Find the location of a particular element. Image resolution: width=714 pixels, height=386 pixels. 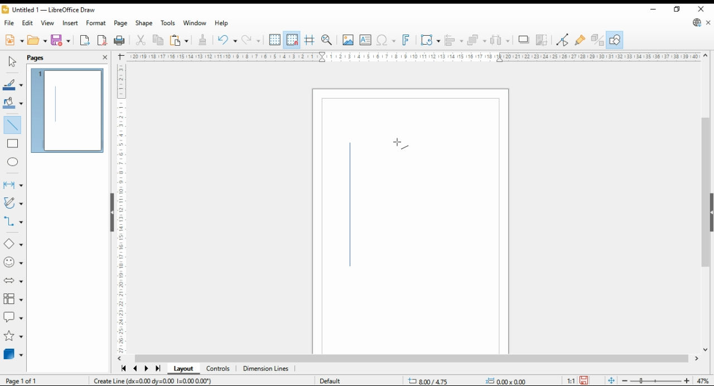

clone formatting is located at coordinates (202, 39).